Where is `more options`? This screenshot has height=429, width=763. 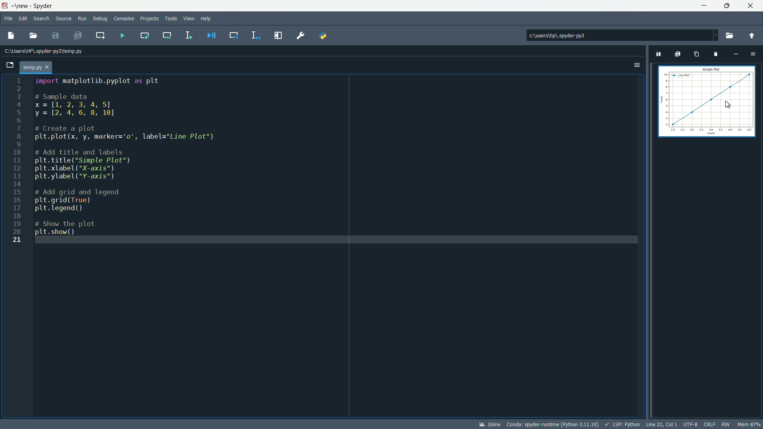 more options is located at coordinates (736, 54).